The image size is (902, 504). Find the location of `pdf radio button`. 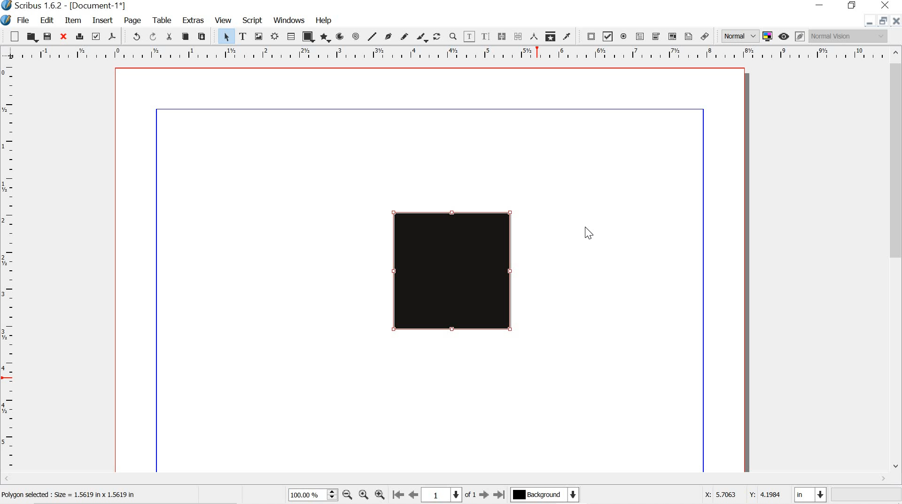

pdf radio button is located at coordinates (625, 37).